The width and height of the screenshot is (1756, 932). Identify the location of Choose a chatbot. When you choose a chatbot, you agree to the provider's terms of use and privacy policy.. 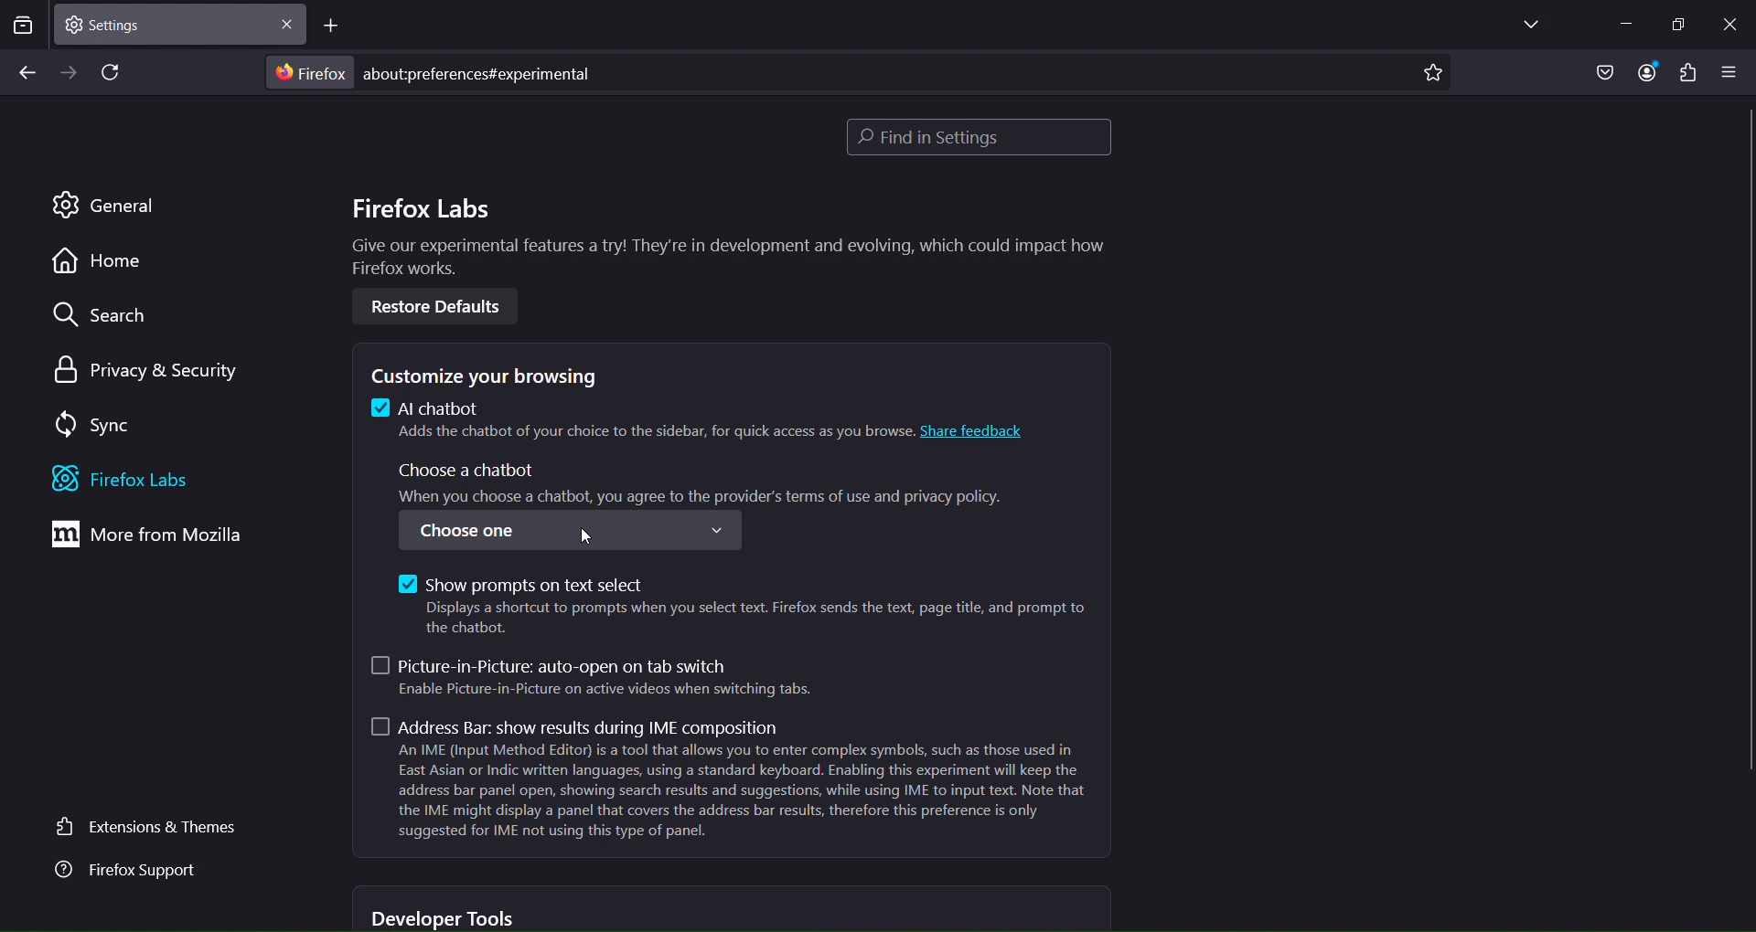
(706, 482).